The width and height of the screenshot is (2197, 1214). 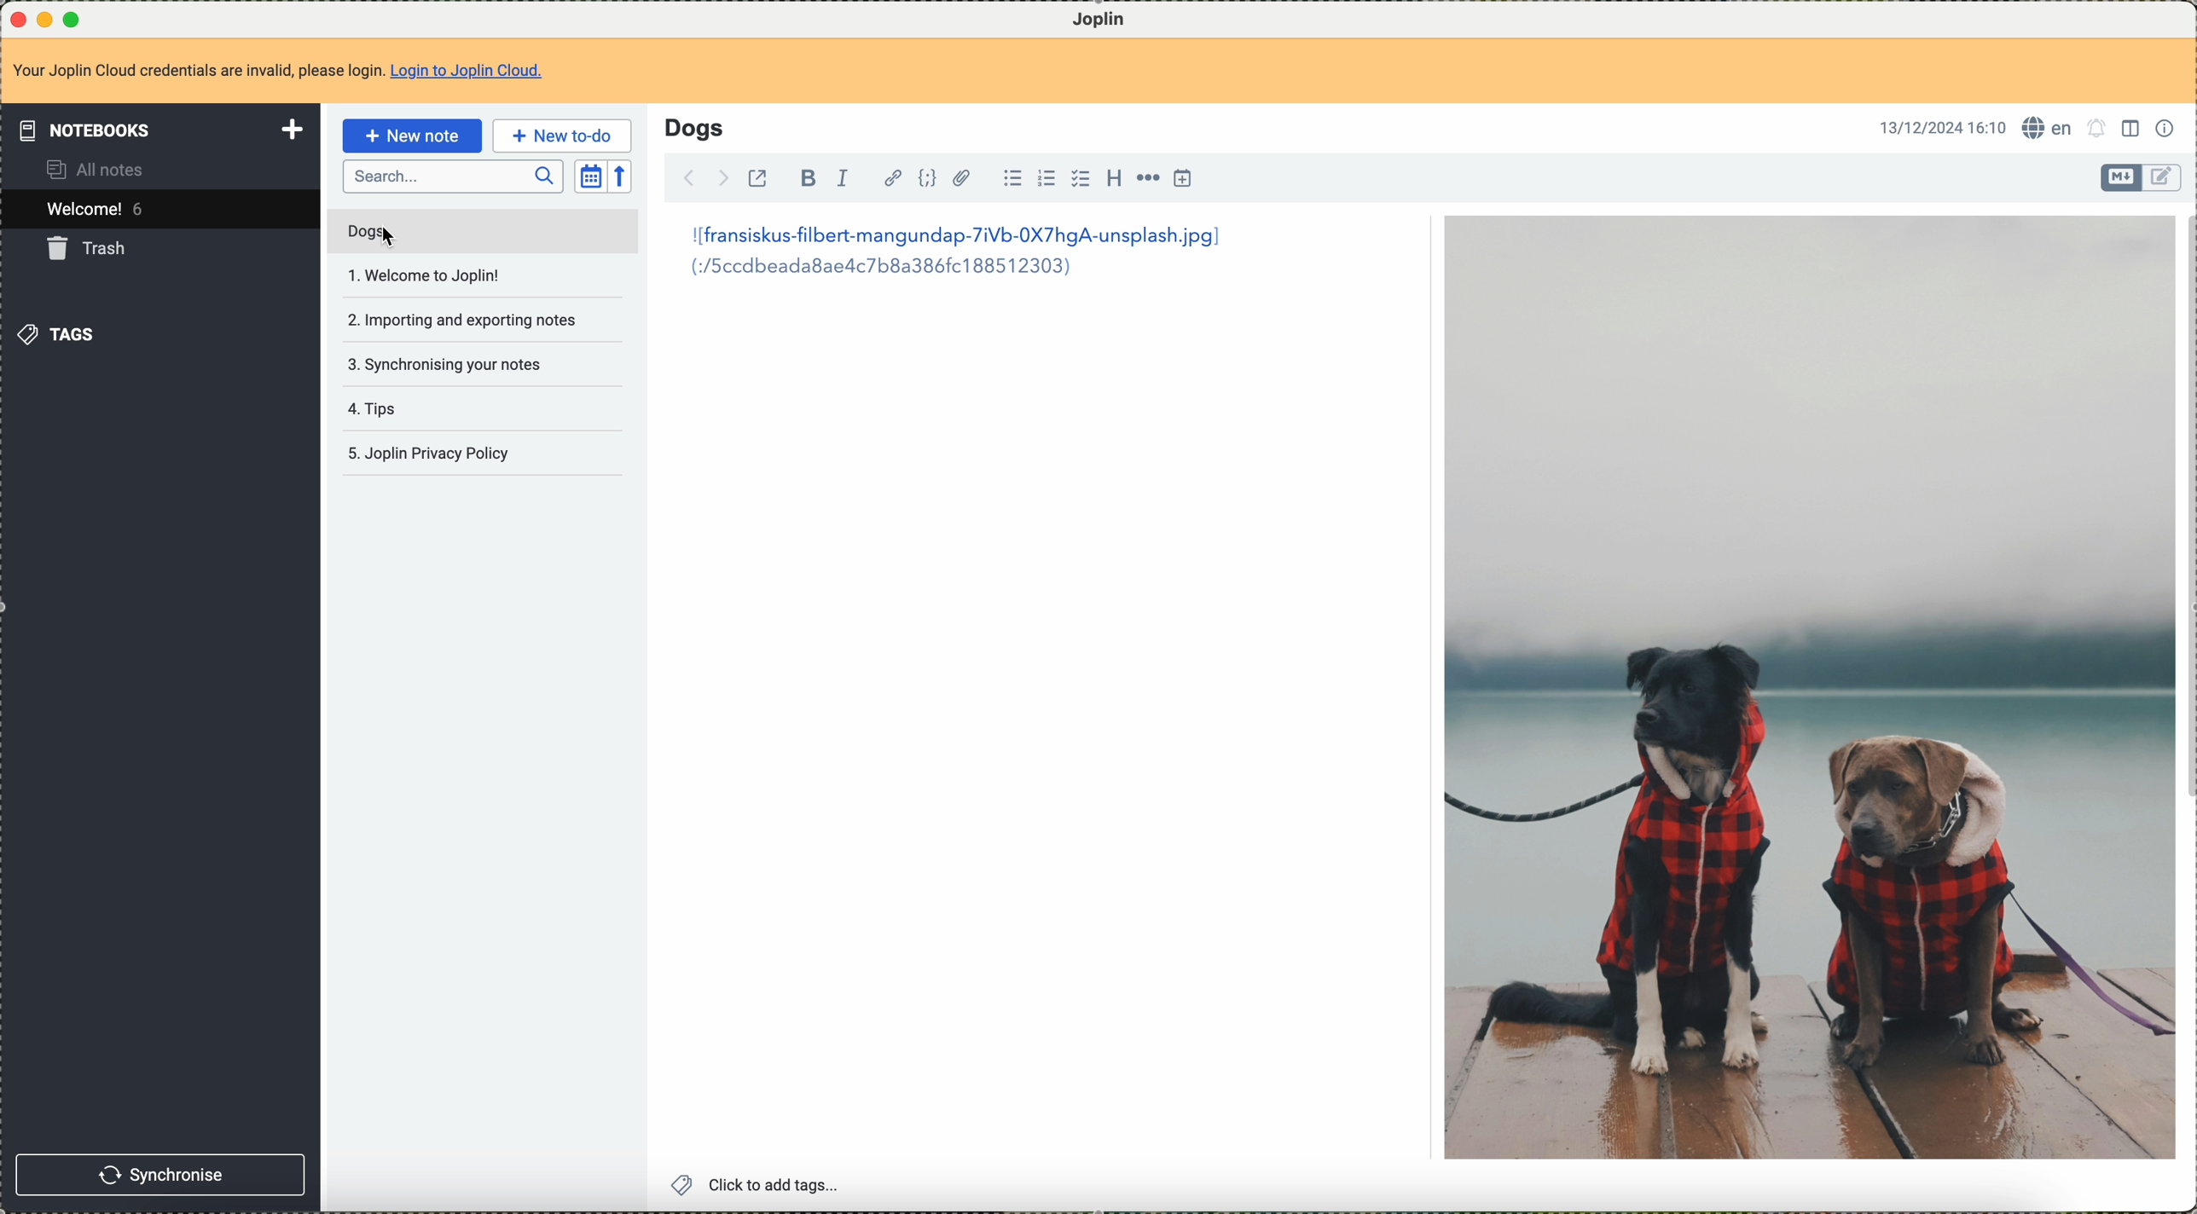 I want to click on tags, so click(x=63, y=338).